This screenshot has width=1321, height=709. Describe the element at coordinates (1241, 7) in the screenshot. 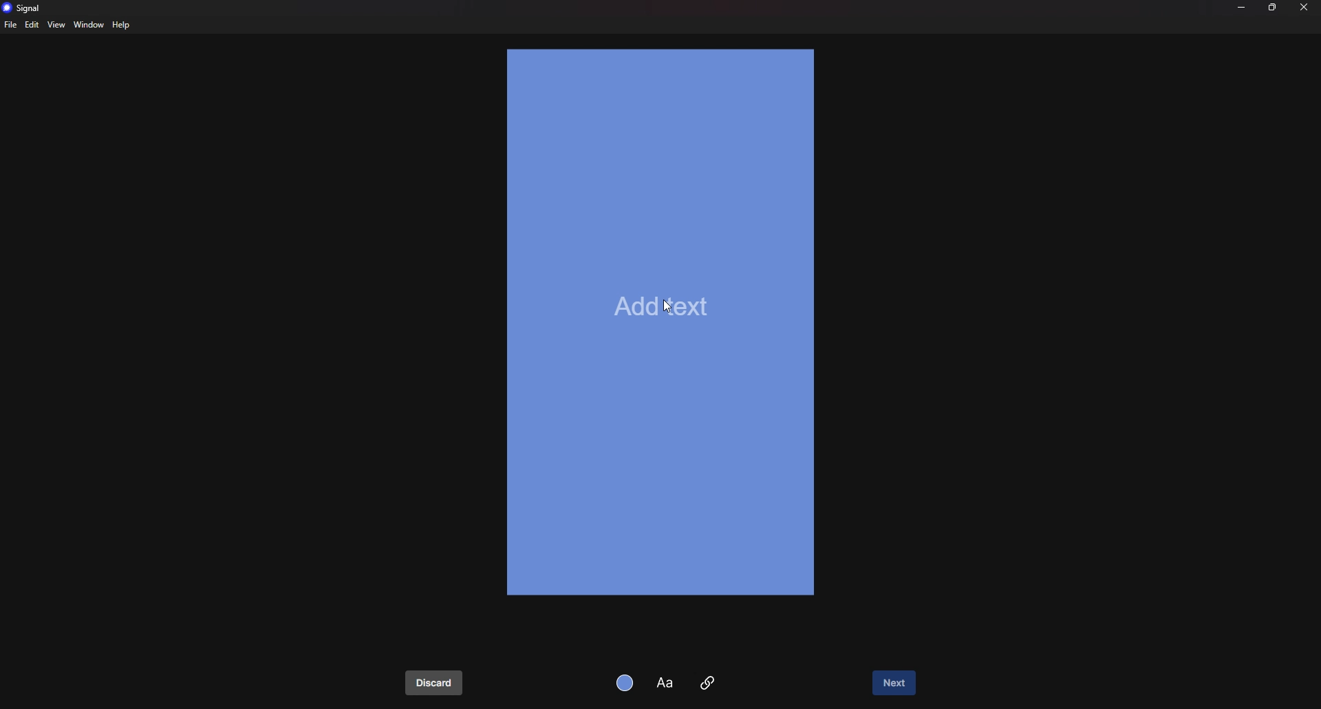

I see `minimize` at that location.